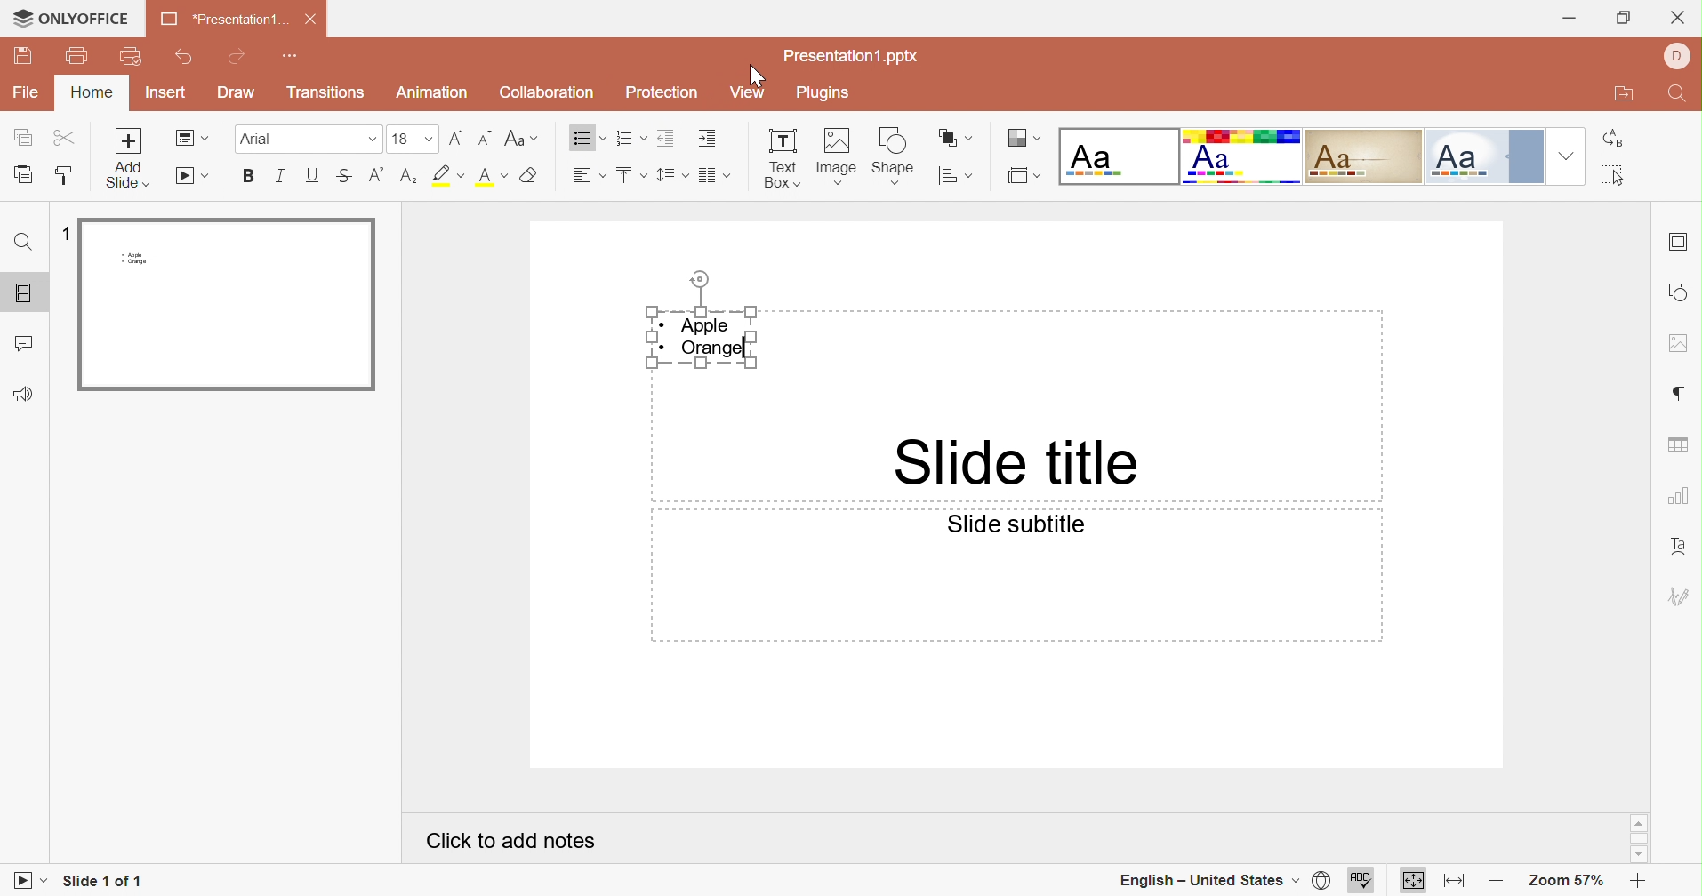 Image resolution: width=1702 pixels, height=896 pixels. Describe the element at coordinates (1016, 463) in the screenshot. I see `Slide title` at that location.